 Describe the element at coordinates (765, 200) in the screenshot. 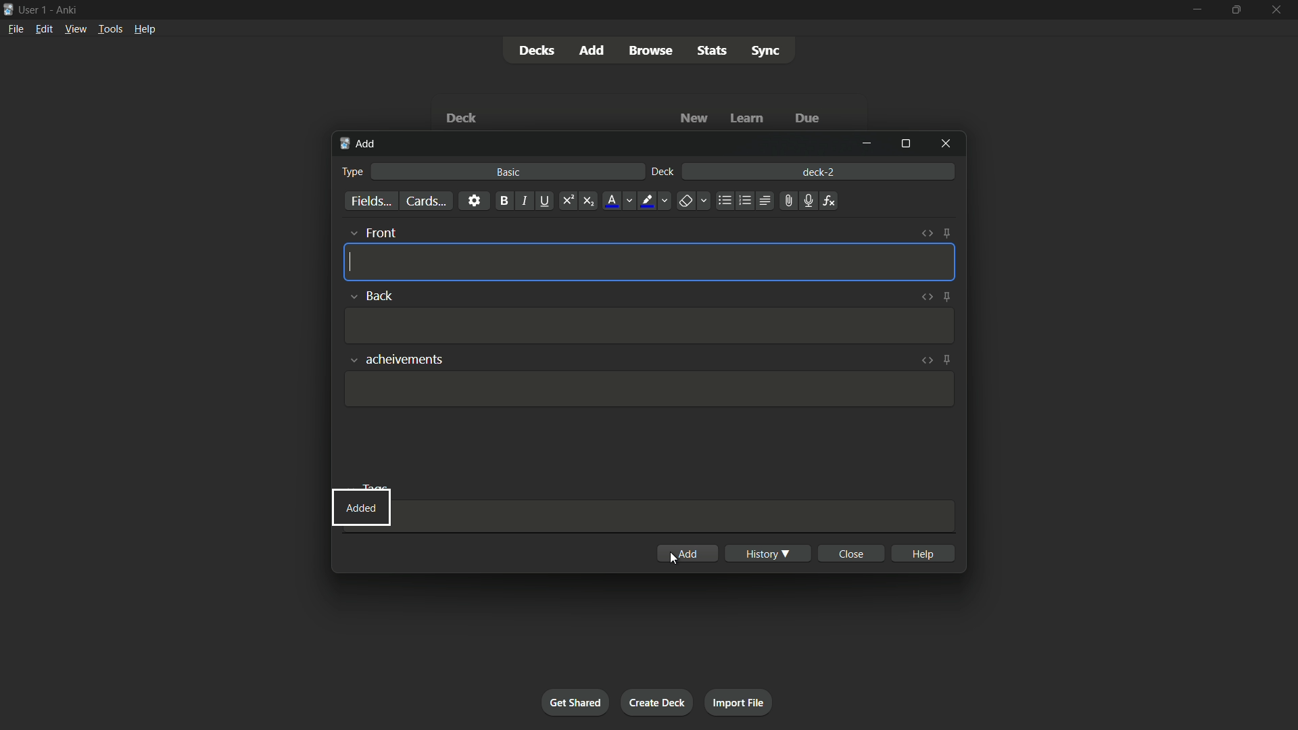

I see `alignment` at that location.